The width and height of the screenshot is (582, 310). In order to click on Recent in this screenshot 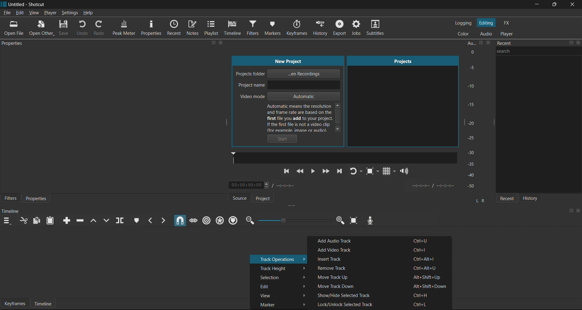, I will do `click(175, 28)`.